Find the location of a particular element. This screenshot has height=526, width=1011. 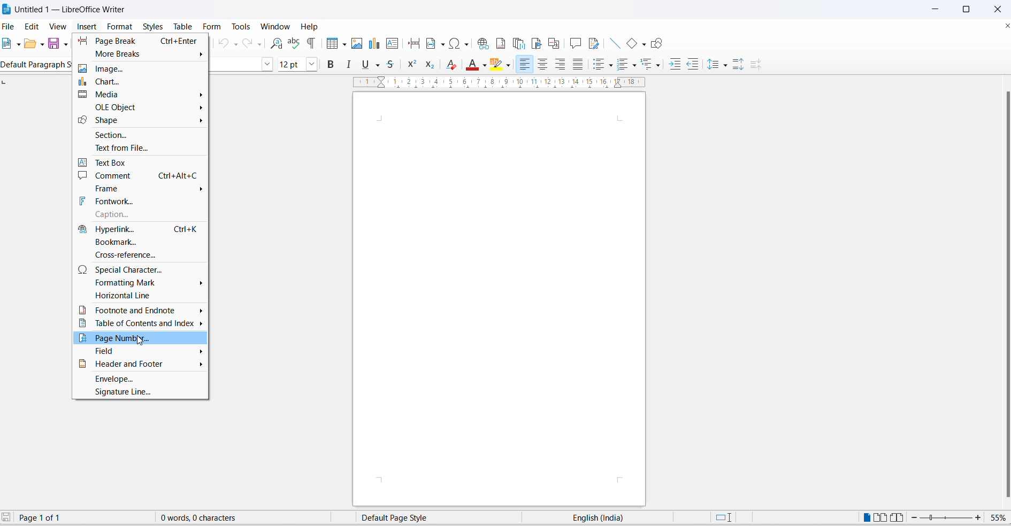

basic shapes options is located at coordinates (641, 44).